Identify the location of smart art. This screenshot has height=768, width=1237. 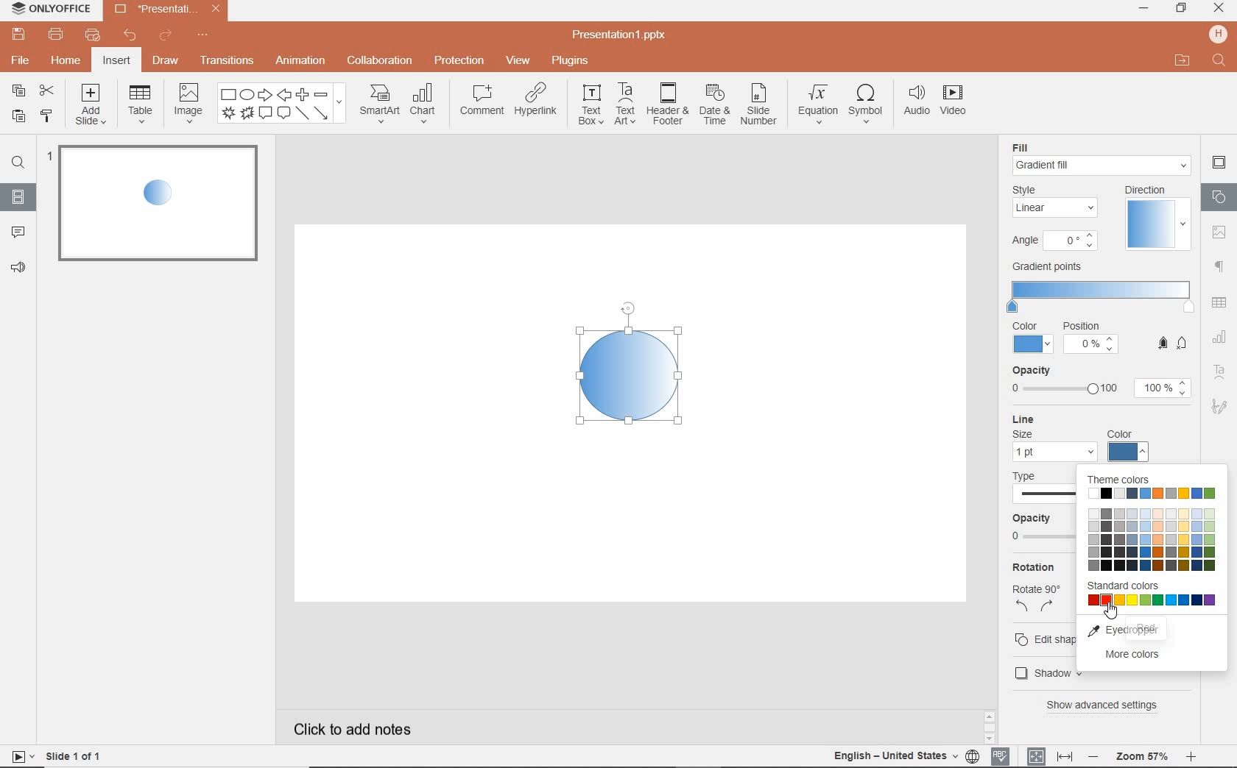
(379, 104).